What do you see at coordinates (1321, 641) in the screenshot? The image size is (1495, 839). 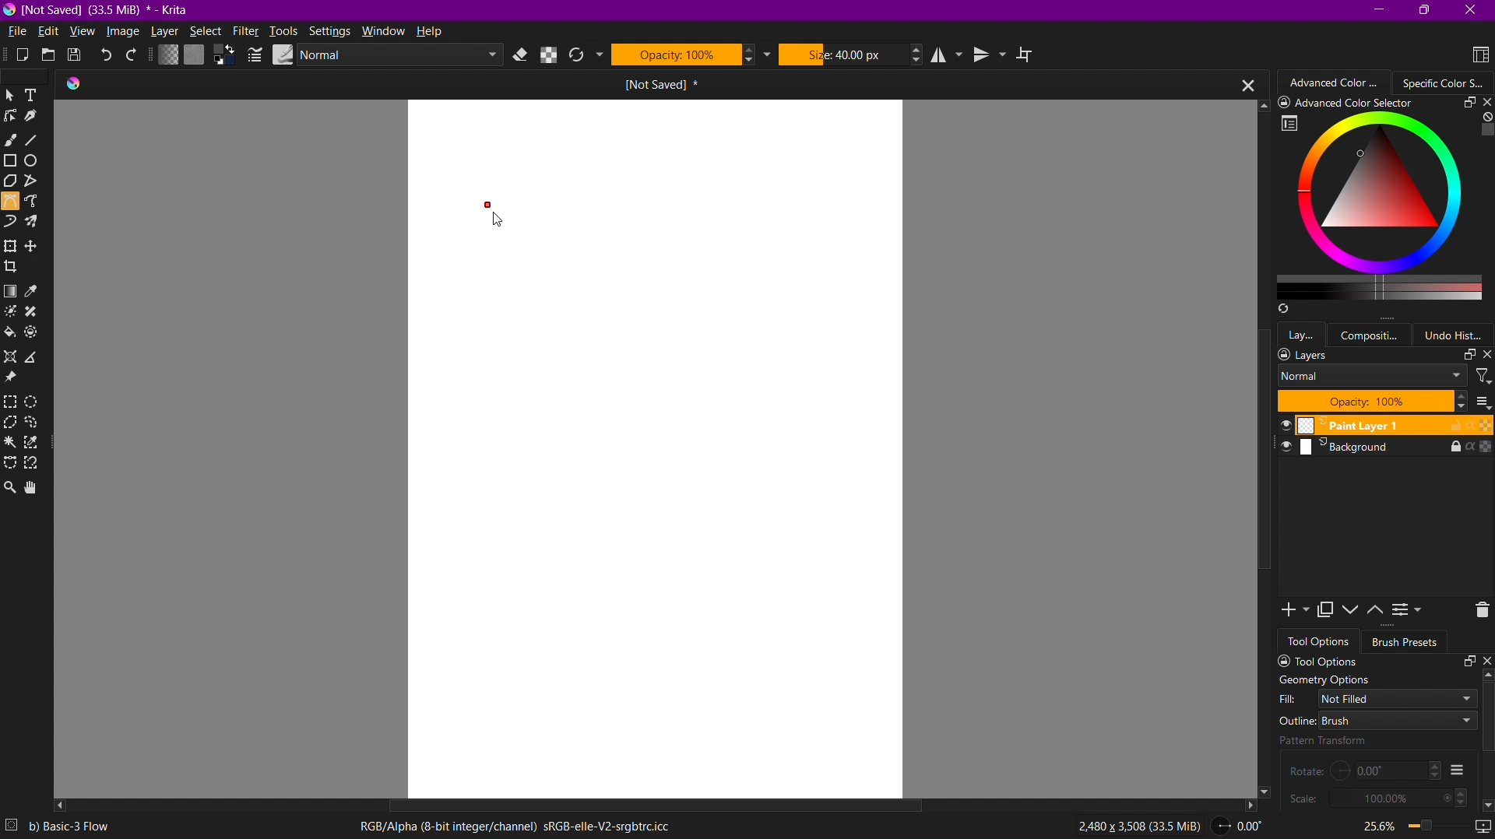 I see `Tool Options` at bounding box center [1321, 641].